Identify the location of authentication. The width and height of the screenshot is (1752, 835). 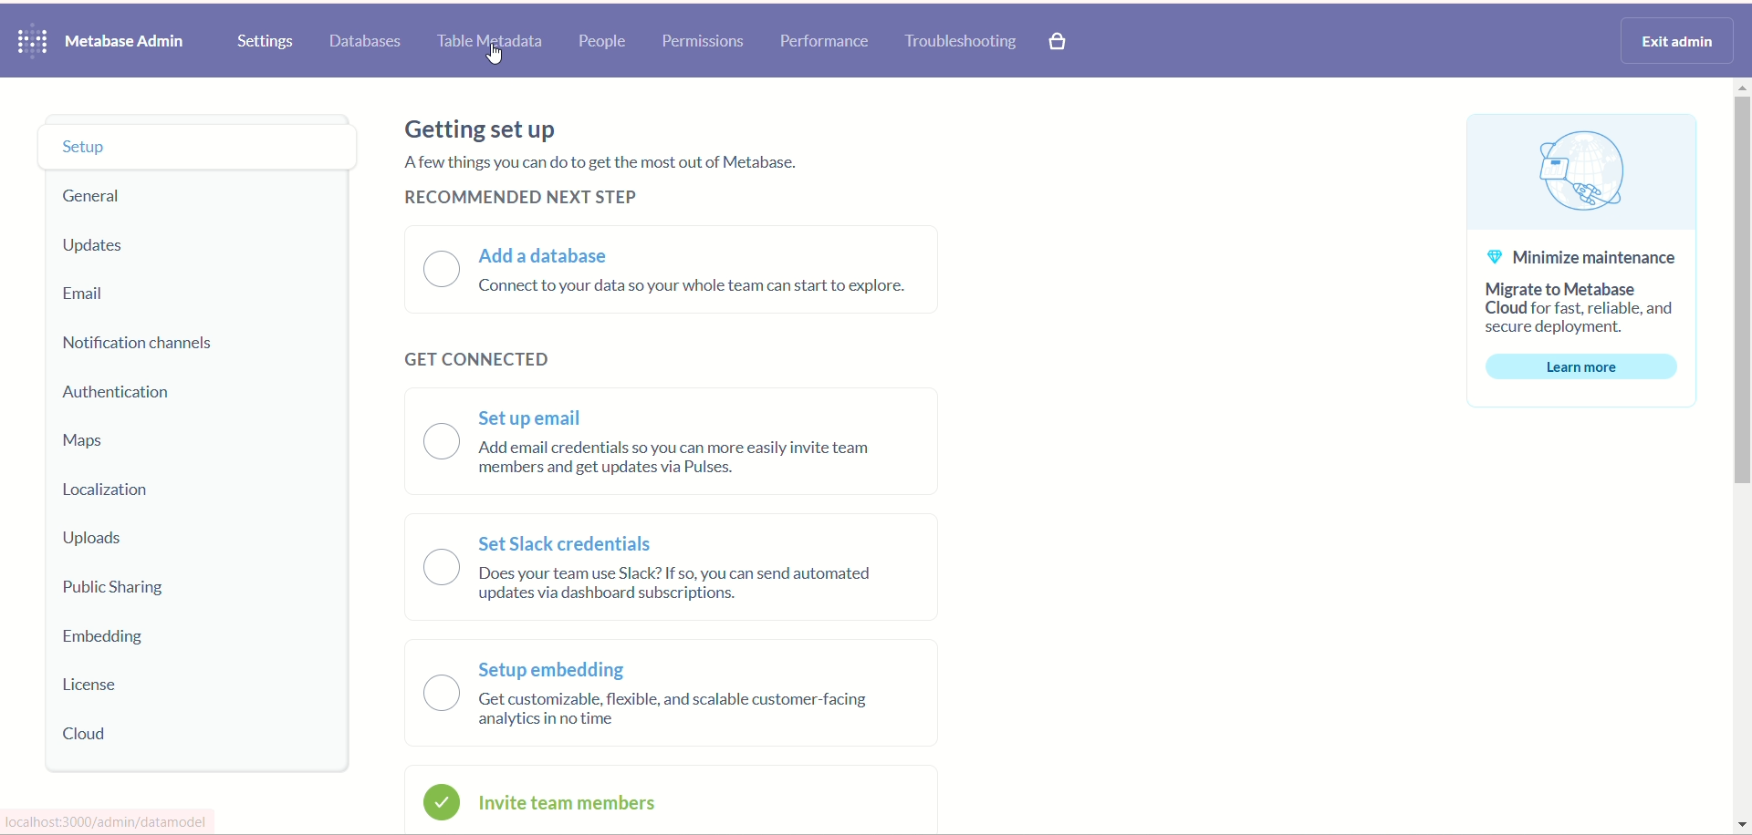
(121, 395).